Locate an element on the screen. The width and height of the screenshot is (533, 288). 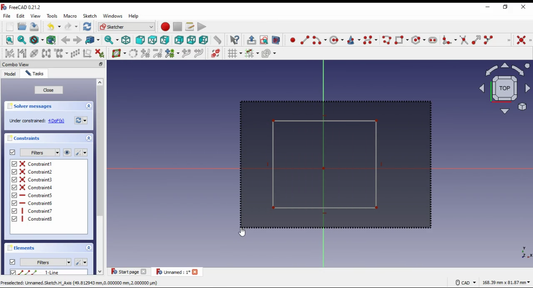
on/off constraints is located at coordinates (13, 152).